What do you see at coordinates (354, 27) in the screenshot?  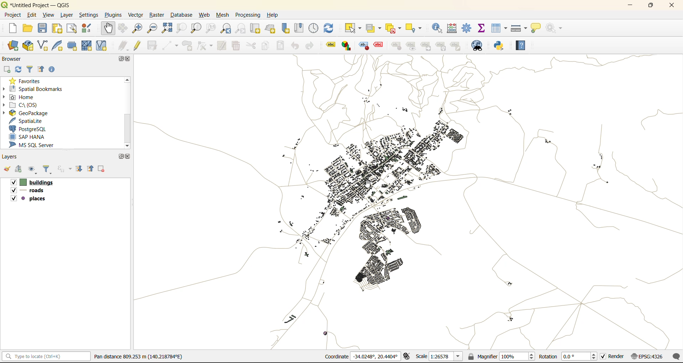 I see `select` at bounding box center [354, 27].